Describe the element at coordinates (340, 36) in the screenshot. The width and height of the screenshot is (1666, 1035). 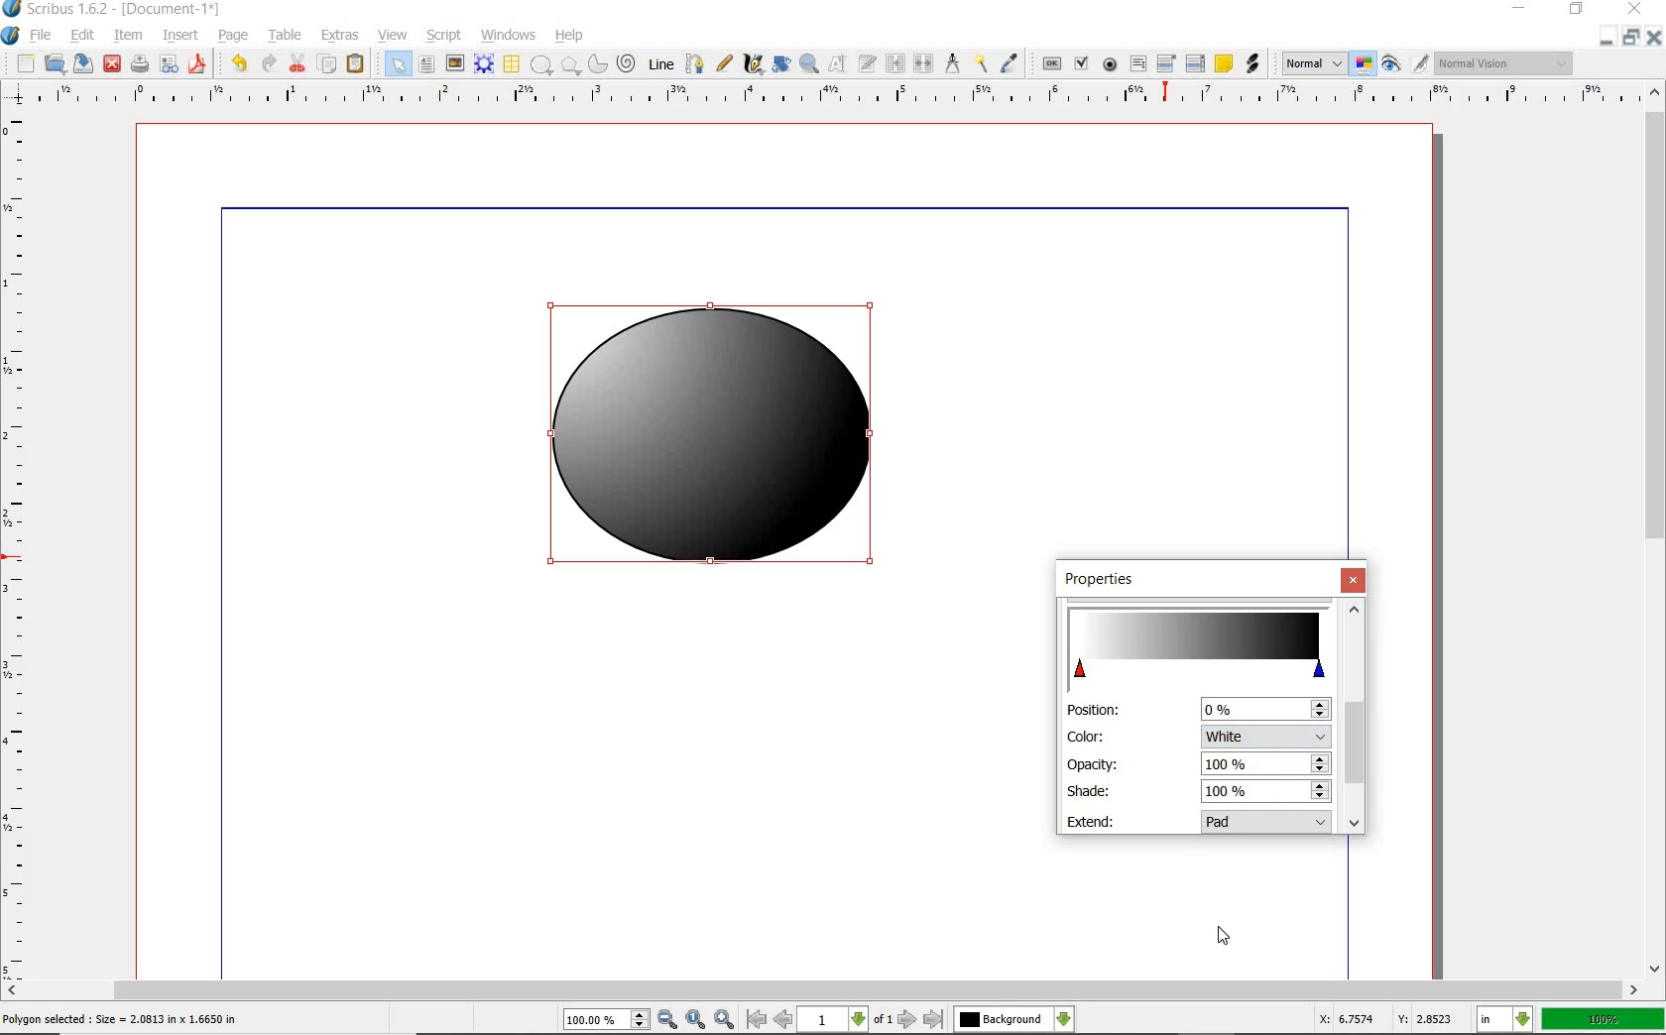
I see `EXTRAS` at that location.